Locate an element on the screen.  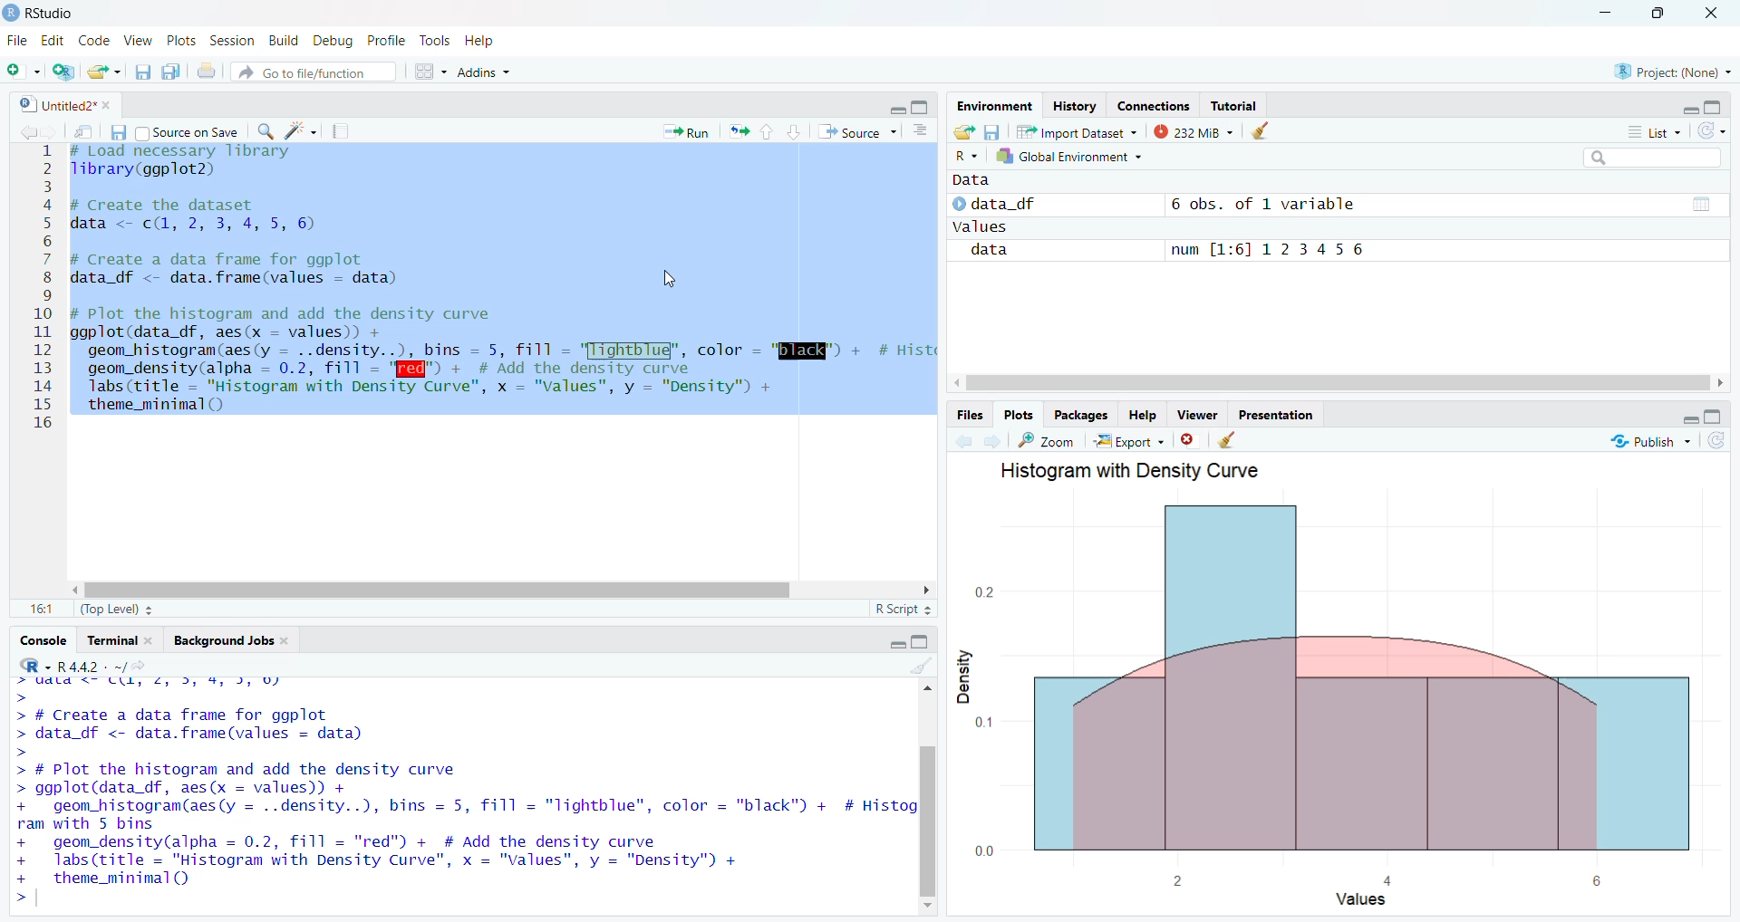
save workspace as is located at coordinates (991, 132).